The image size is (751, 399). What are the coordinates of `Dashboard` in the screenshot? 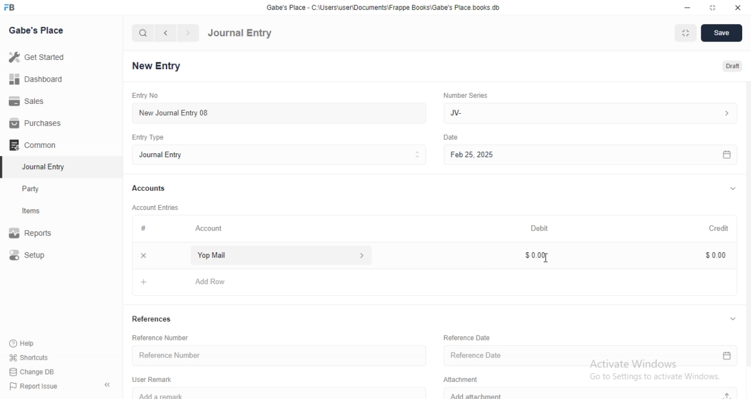 It's located at (36, 81).